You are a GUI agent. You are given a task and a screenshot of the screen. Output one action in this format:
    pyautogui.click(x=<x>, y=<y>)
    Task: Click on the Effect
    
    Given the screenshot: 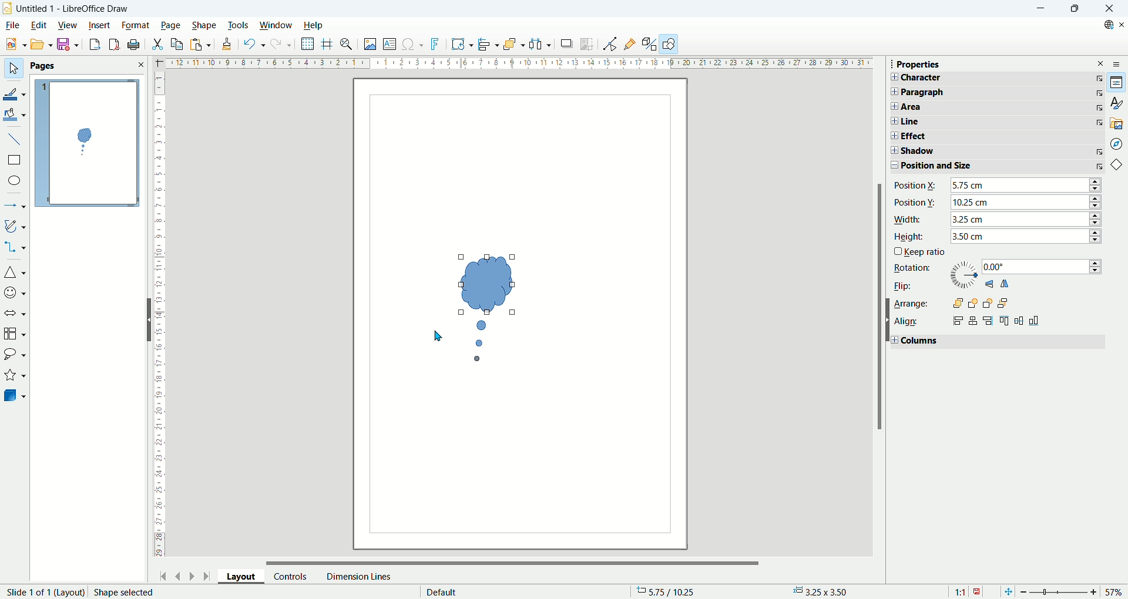 What is the action you would take?
    pyautogui.click(x=954, y=136)
    